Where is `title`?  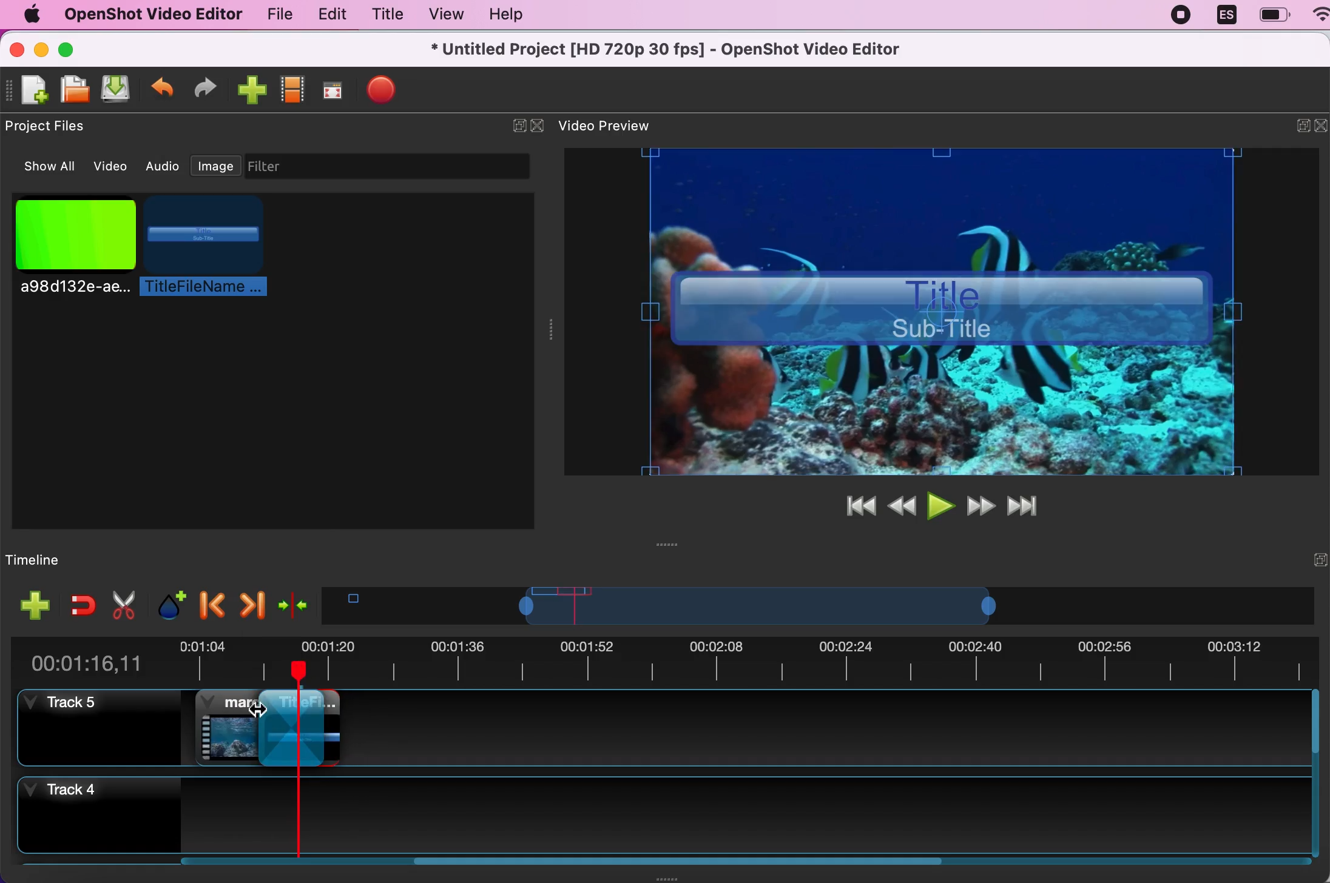
title is located at coordinates (269, 706).